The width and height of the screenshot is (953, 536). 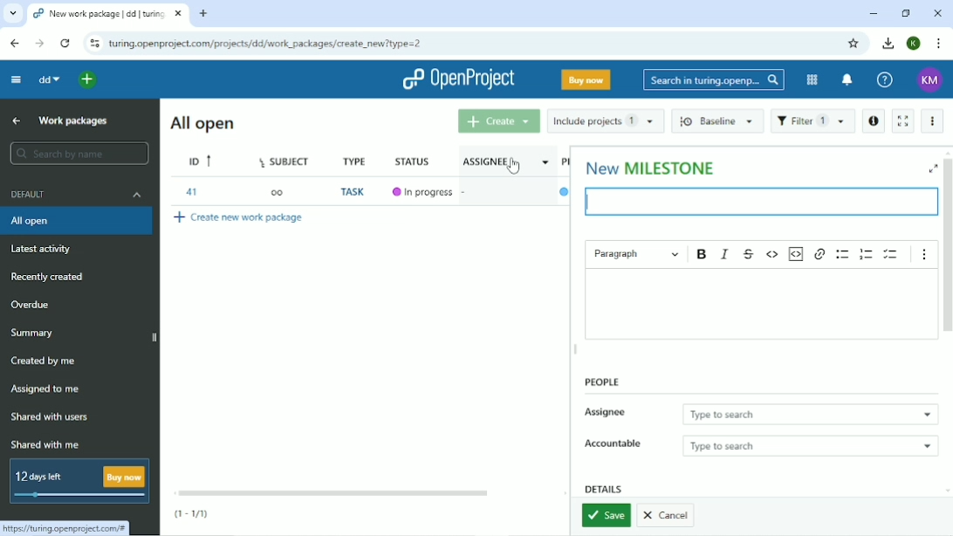 I want to click on Back, so click(x=14, y=44).